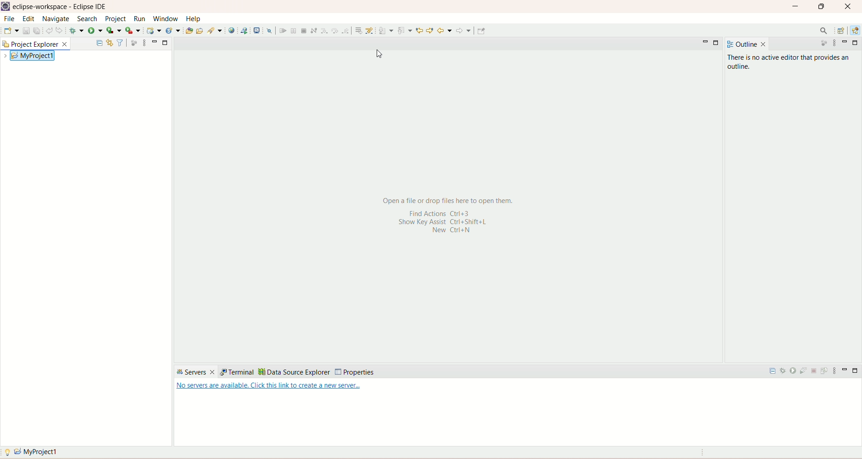 This screenshot has height=459, width=862. What do you see at coordinates (77, 31) in the screenshot?
I see `debug` at bounding box center [77, 31].